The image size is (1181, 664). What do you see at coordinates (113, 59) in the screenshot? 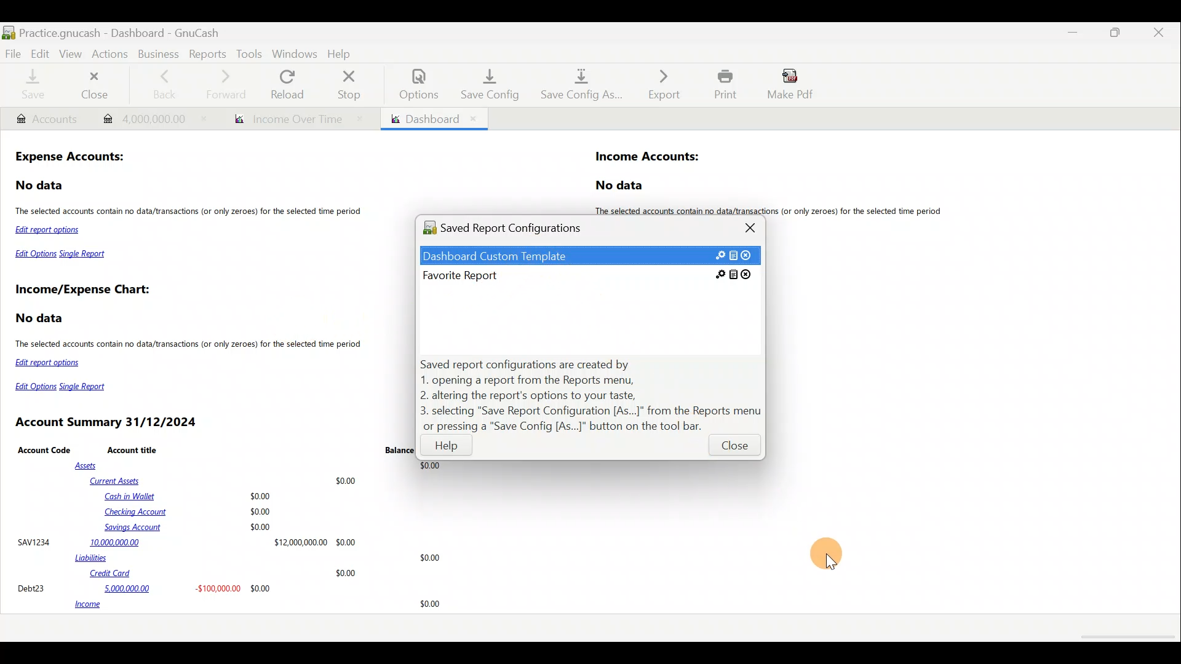
I see `Actions` at bounding box center [113, 59].